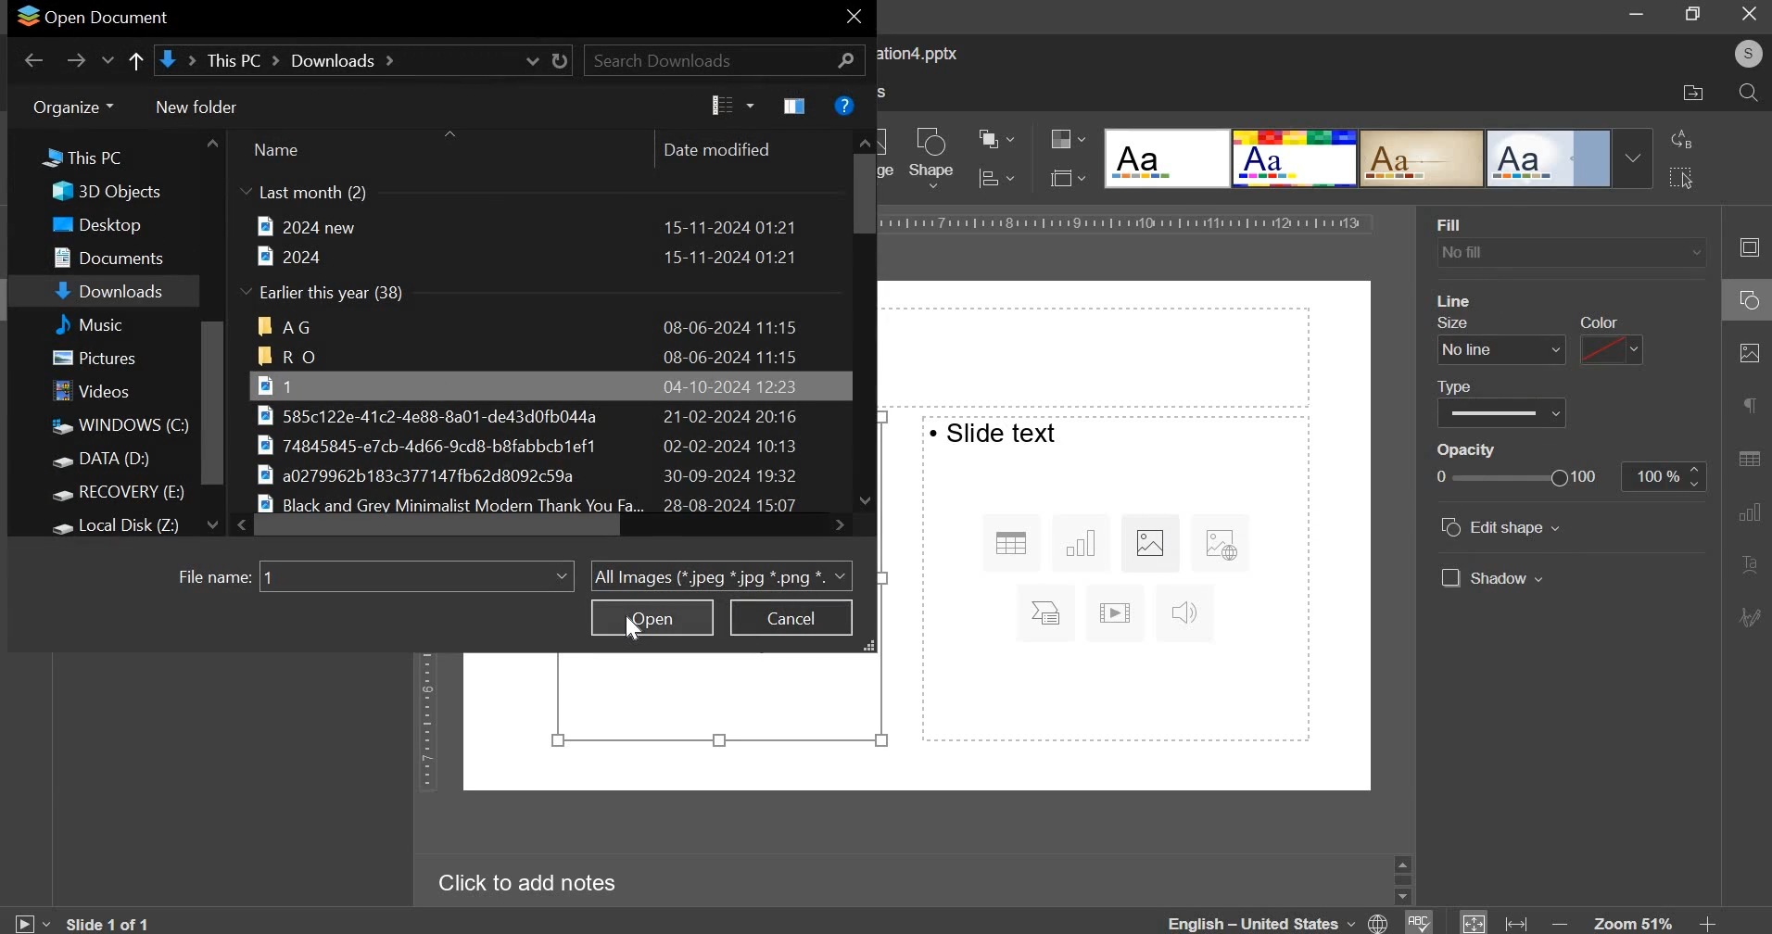 This screenshot has height=934, width=1772. I want to click on image file, so click(533, 415).